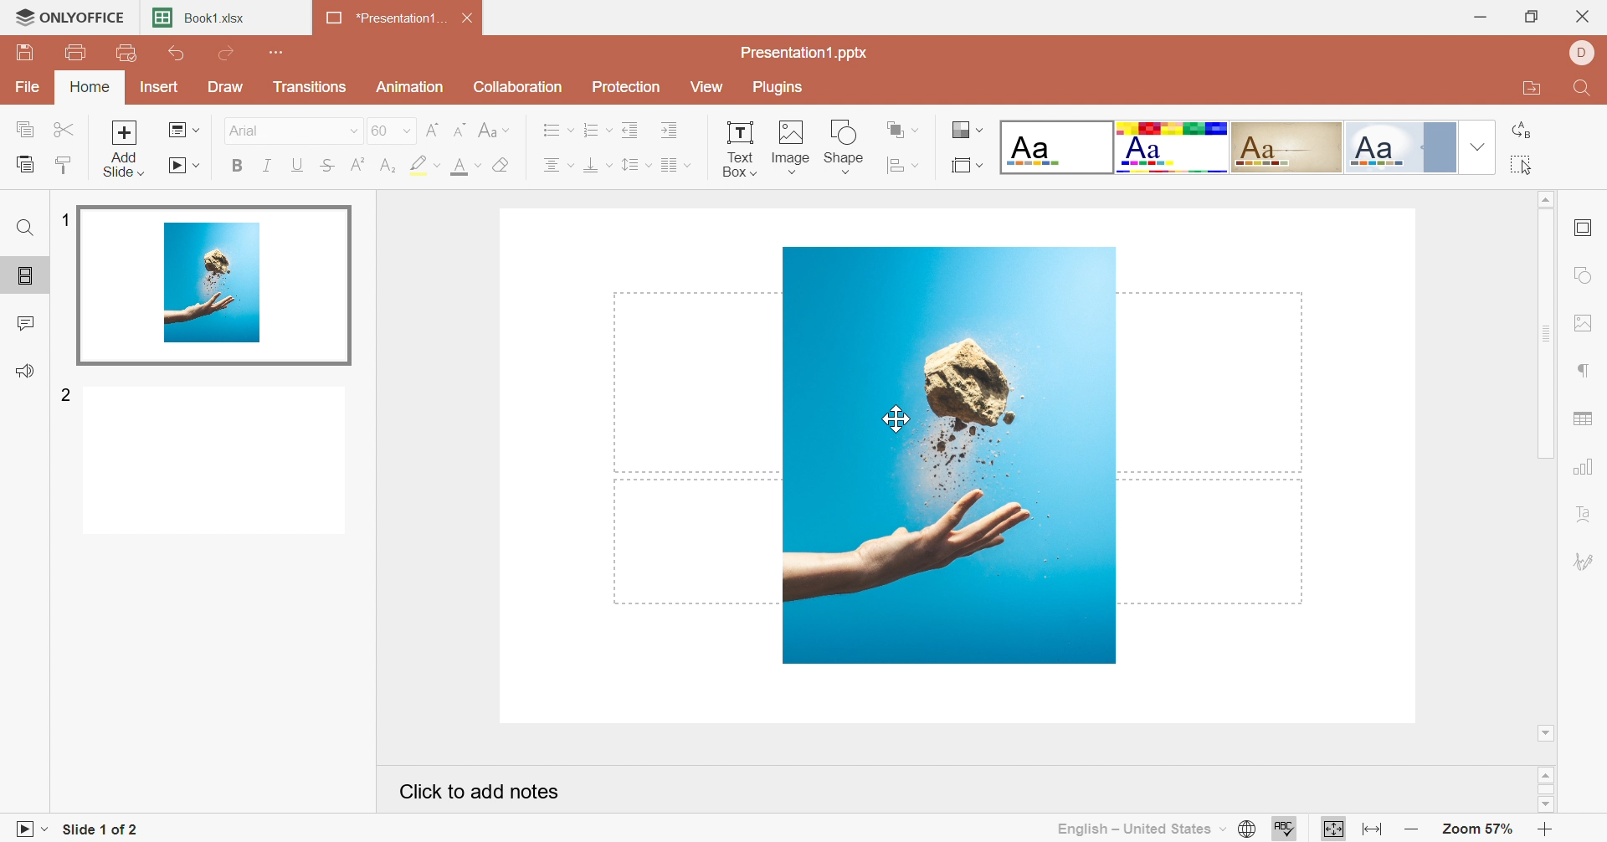  Describe the element at coordinates (899, 420) in the screenshot. I see `cursor` at that location.